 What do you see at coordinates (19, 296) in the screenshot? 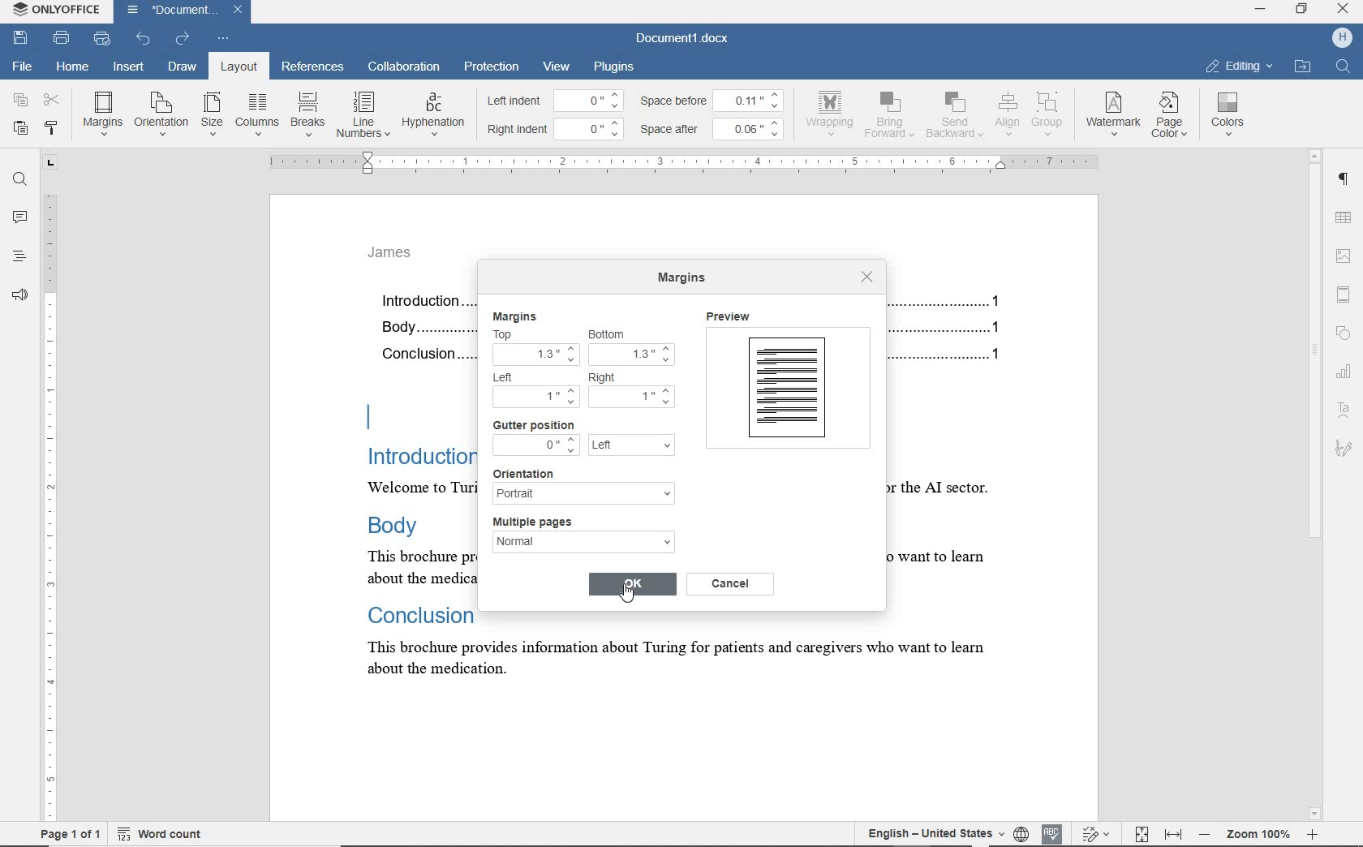
I see `feedback & support` at bounding box center [19, 296].